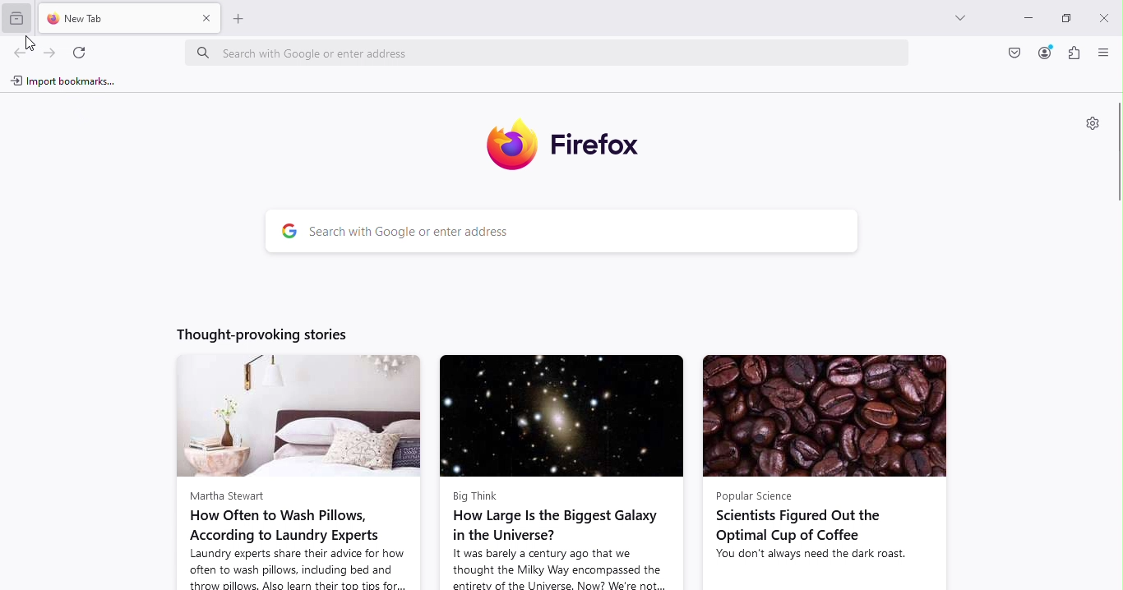  What do you see at coordinates (956, 18) in the screenshot?
I see `List all tabs` at bounding box center [956, 18].